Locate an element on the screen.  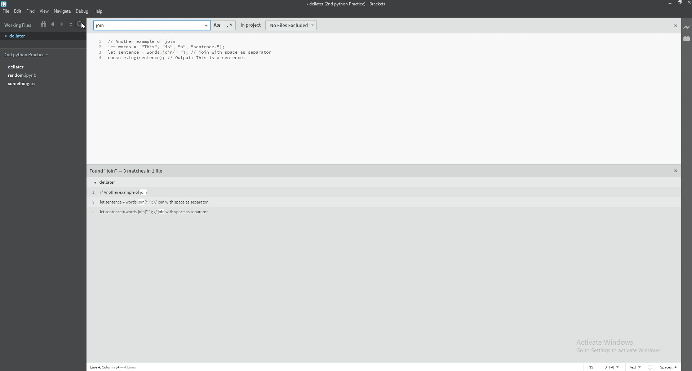
INS is located at coordinates (590, 367).